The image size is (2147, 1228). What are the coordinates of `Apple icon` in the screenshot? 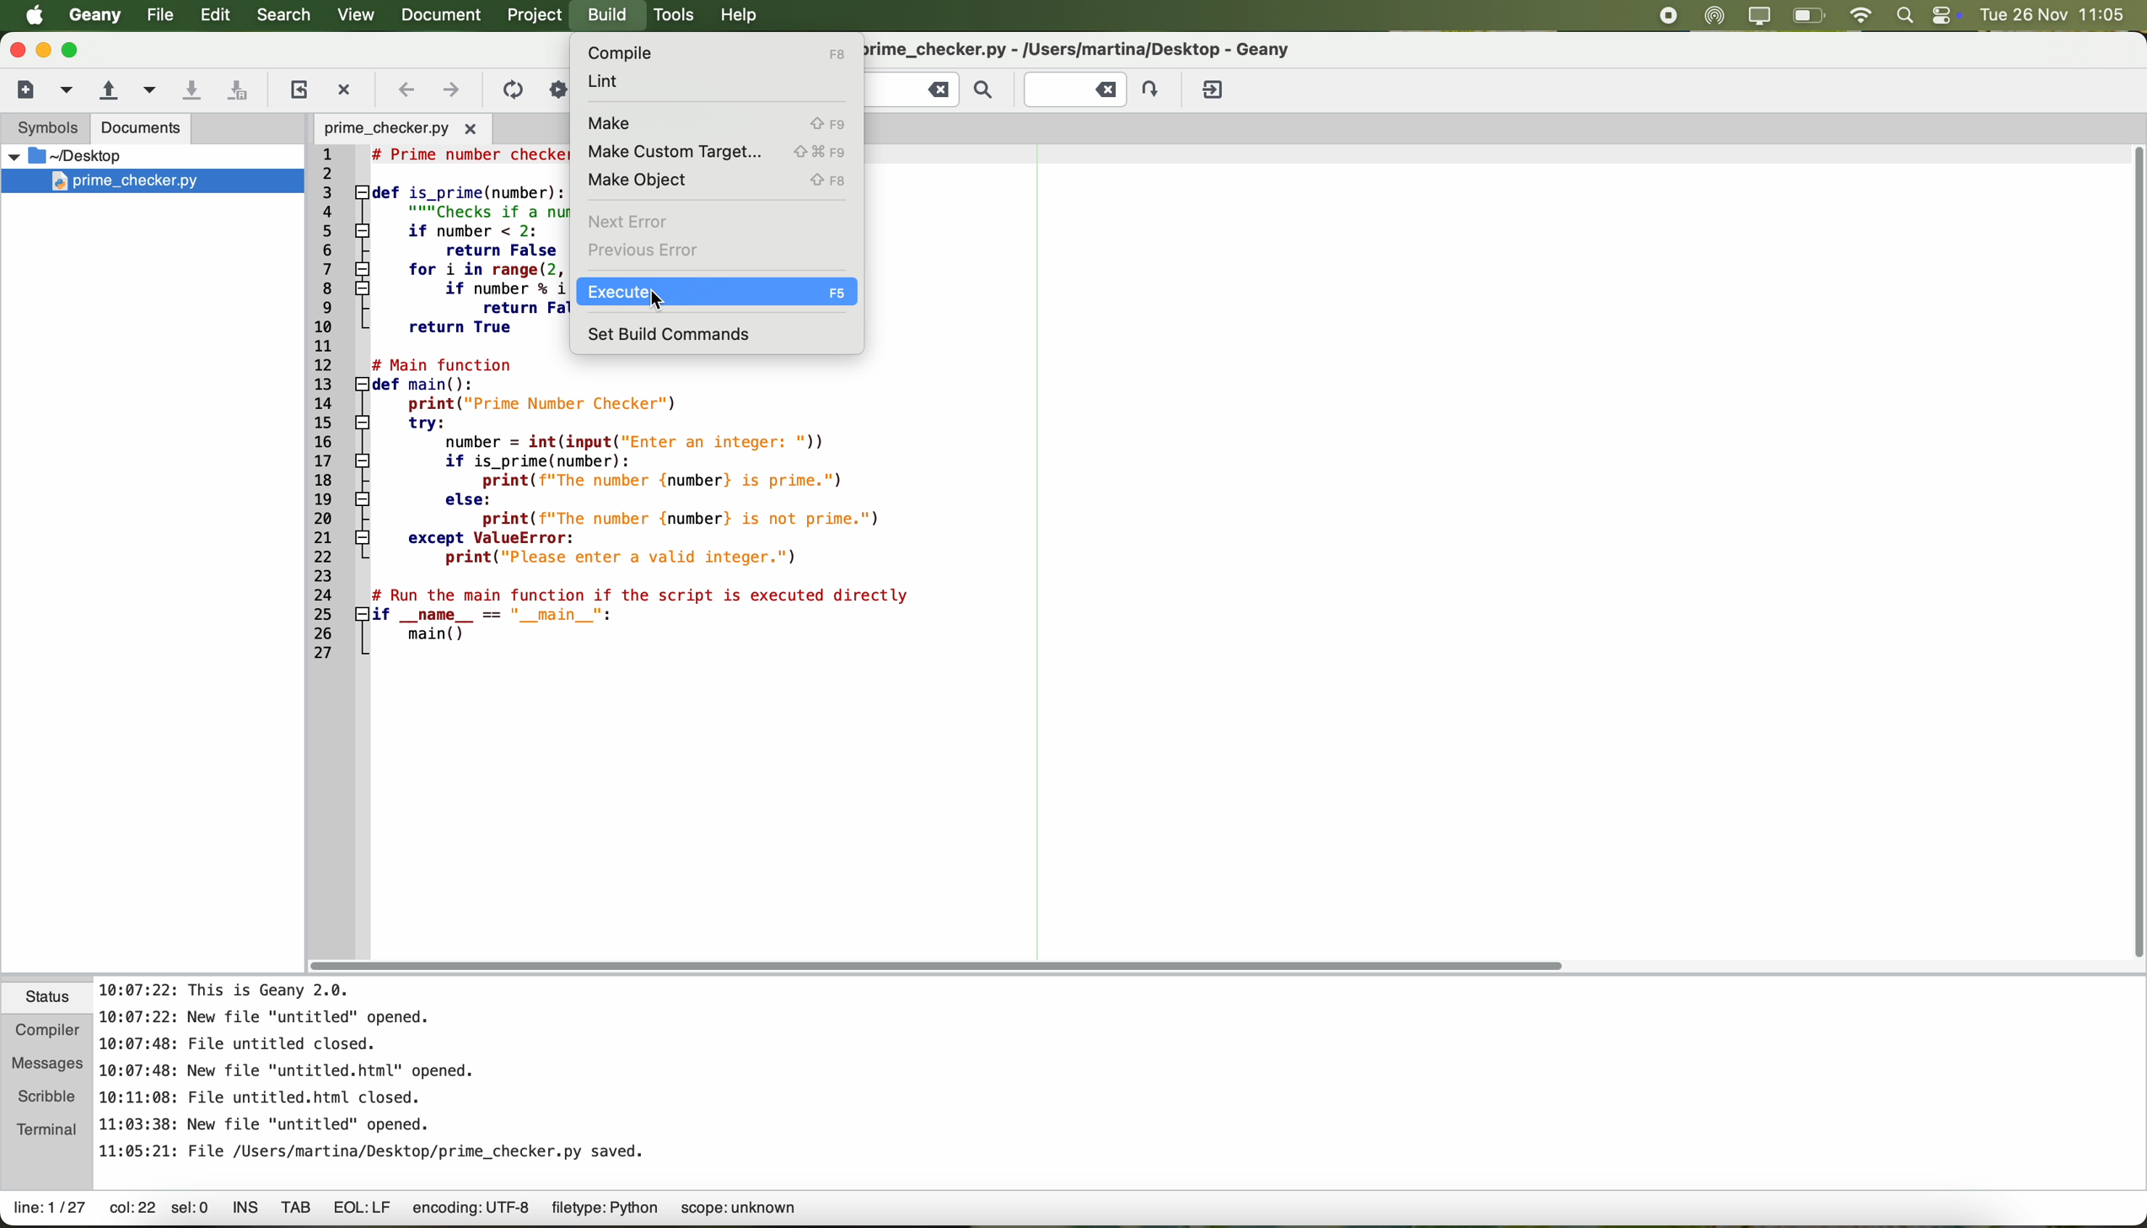 It's located at (27, 15).